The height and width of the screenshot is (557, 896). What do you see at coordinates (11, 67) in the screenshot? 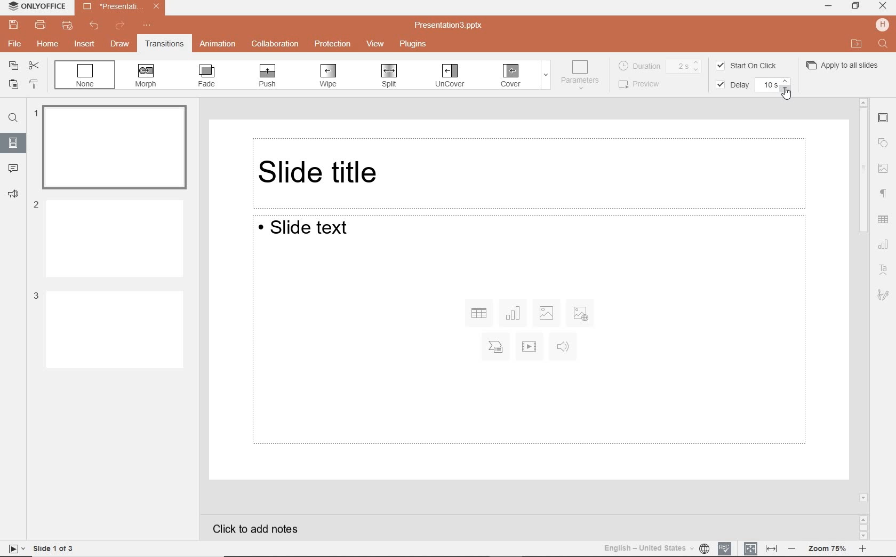
I see `copy` at bounding box center [11, 67].